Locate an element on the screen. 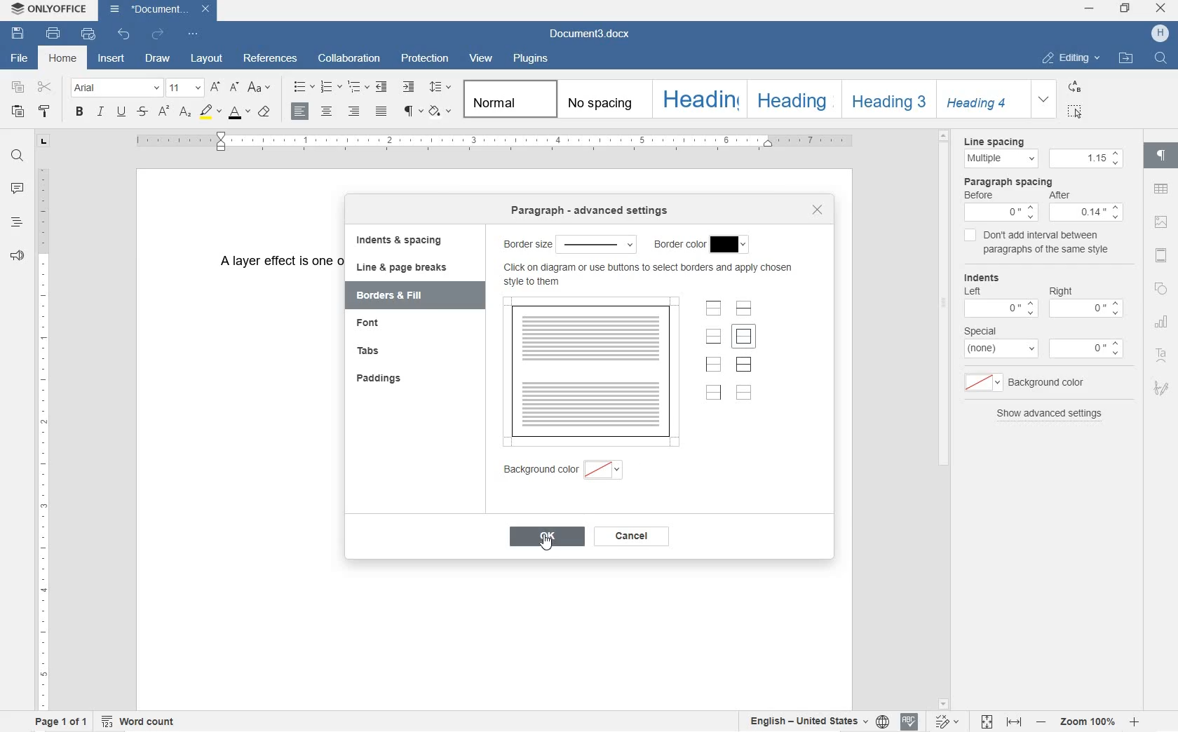 The image size is (1178, 732). close is located at coordinates (818, 211).